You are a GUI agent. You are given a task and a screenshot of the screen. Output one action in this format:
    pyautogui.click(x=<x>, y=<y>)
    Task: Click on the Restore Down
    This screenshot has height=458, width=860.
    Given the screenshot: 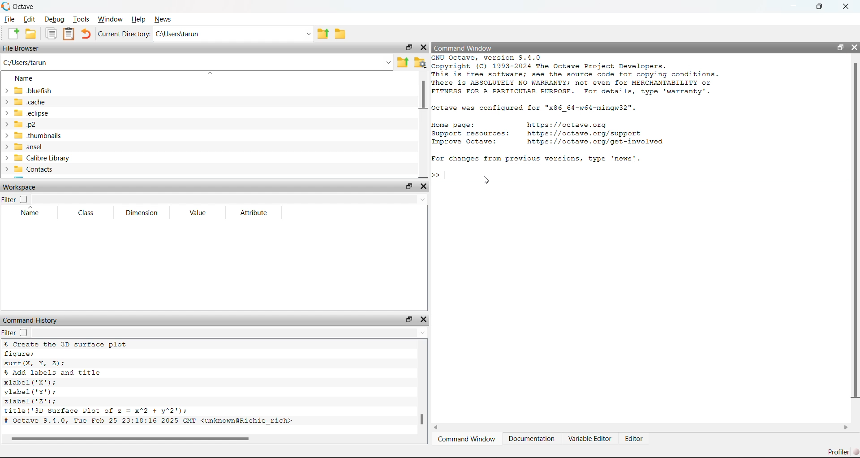 What is the action you would take?
    pyautogui.click(x=409, y=320)
    